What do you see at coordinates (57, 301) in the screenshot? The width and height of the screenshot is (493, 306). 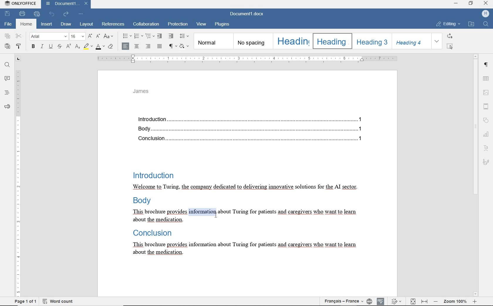 I see `WORD COUNT` at bounding box center [57, 301].